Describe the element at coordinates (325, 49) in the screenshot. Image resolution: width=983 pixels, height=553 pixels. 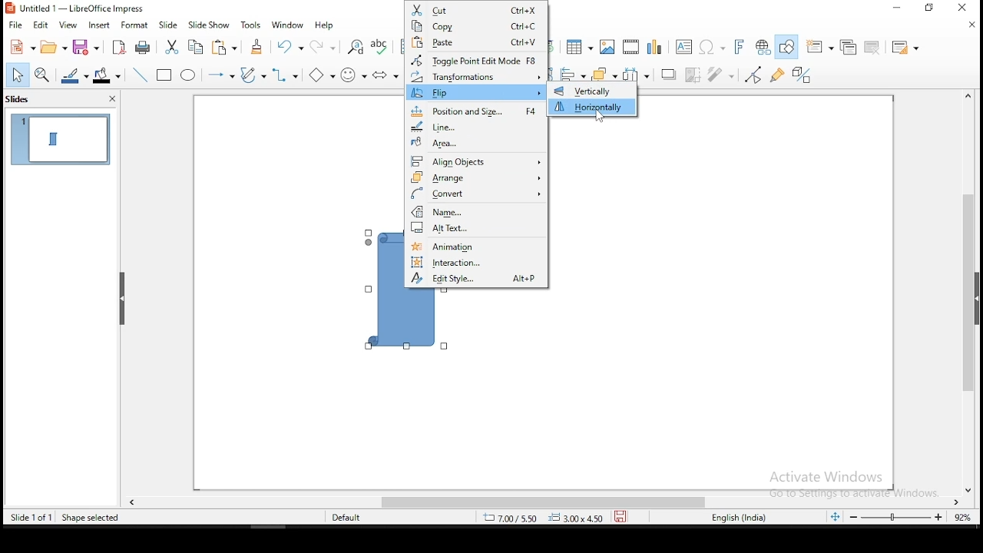
I see `redo` at that location.